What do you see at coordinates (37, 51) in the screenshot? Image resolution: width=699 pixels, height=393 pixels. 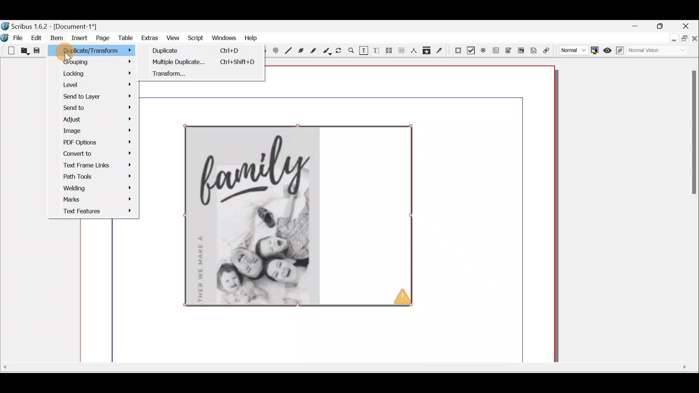 I see `Save` at bounding box center [37, 51].